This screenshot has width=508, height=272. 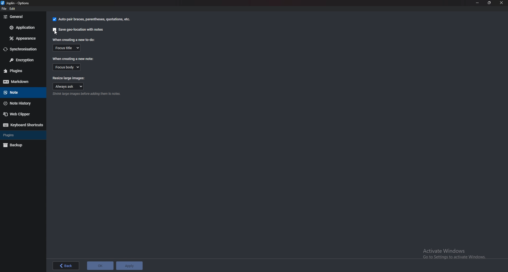 What do you see at coordinates (21, 17) in the screenshot?
I see `General` at bounding box center [21, 17].